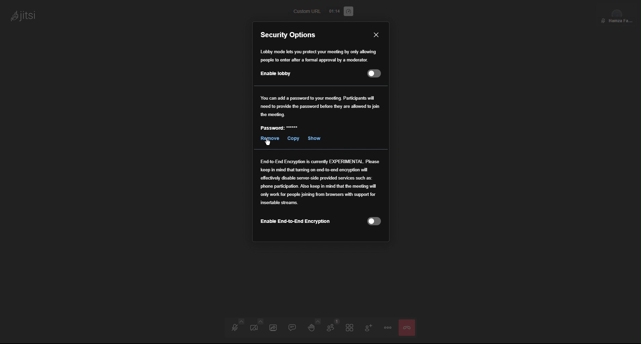 This screenshot has height=344, width=641. I want to click on Raise Hand, so click(314, 327).